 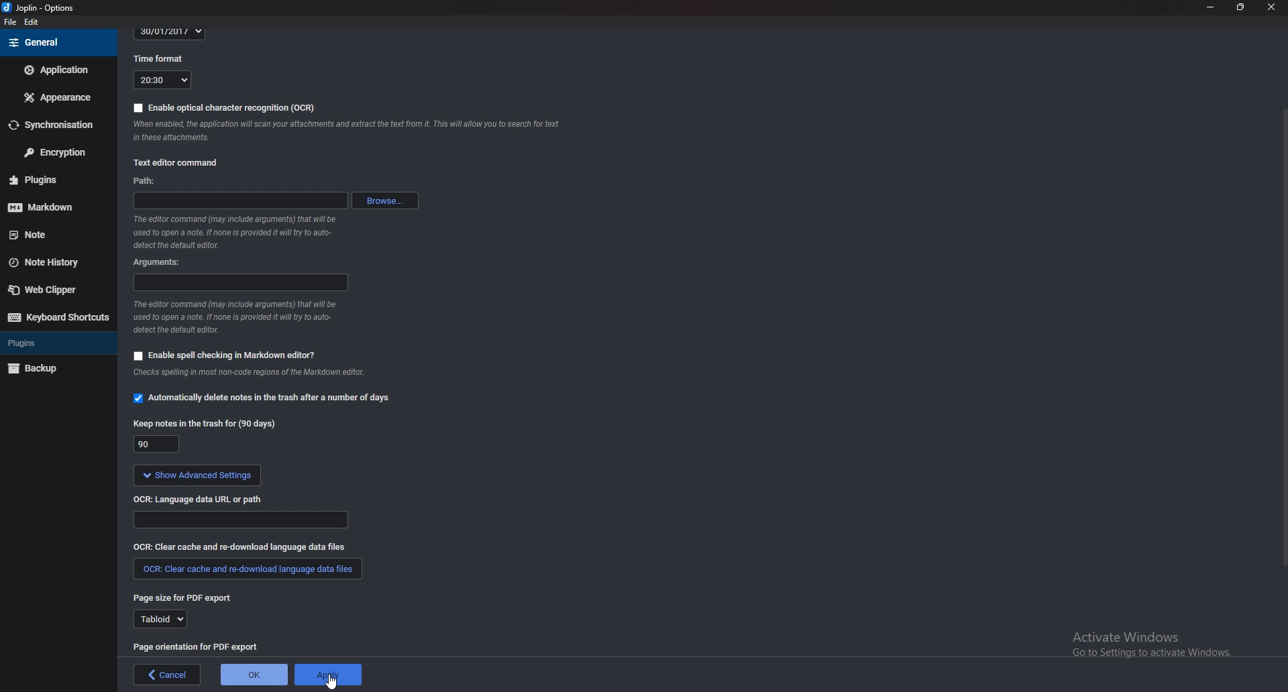 What do you see at coordinates (56, 123) in the screenshot?
I see `Synchronization` at bounding box center [56, 123].